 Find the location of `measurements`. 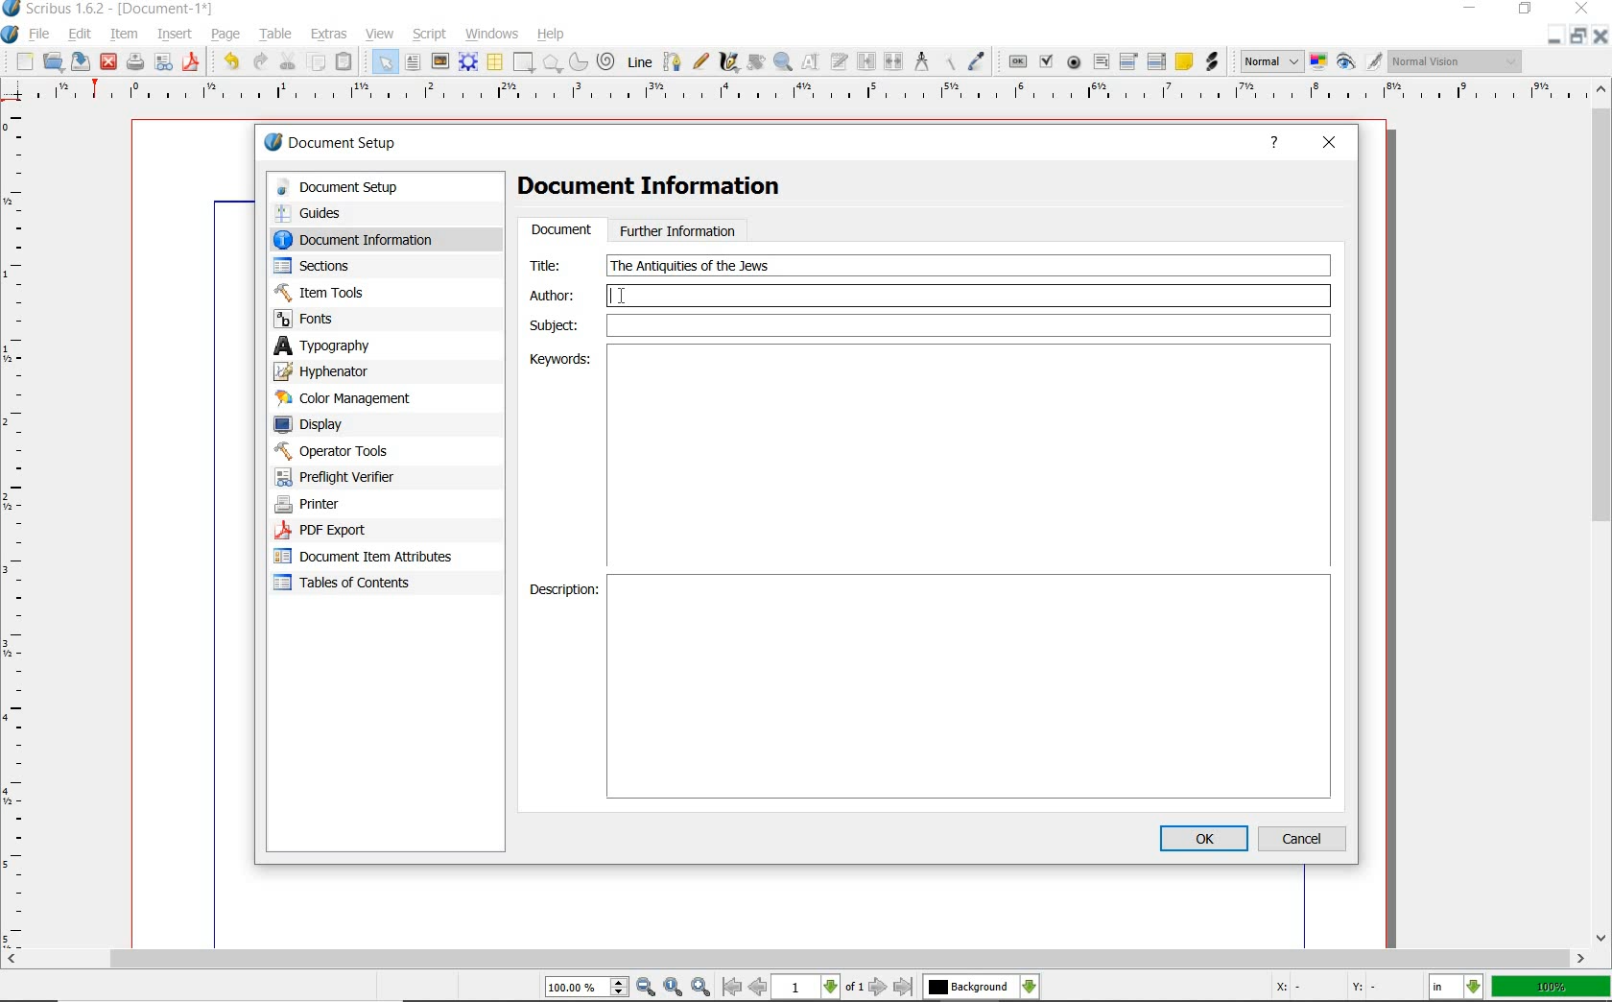

measurements is located at coordinates (920, 61).